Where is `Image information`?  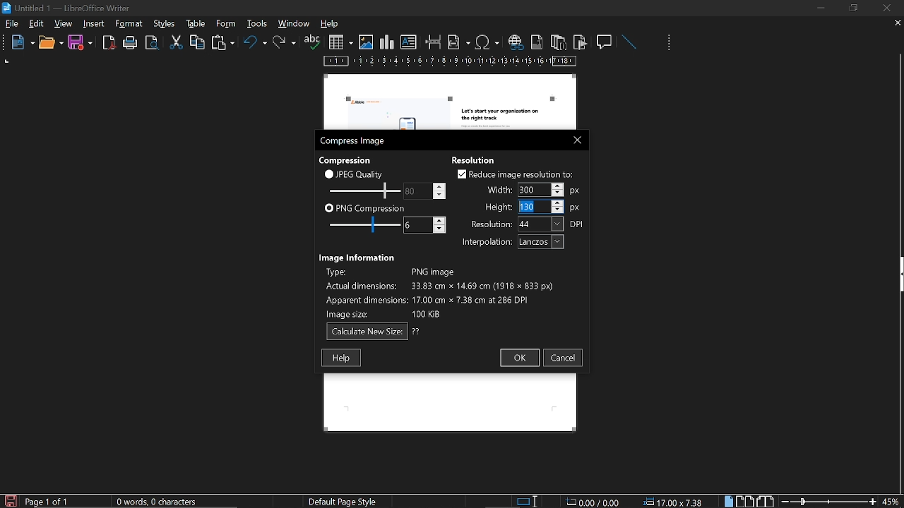 Image information is located at coordinates (359, 256).